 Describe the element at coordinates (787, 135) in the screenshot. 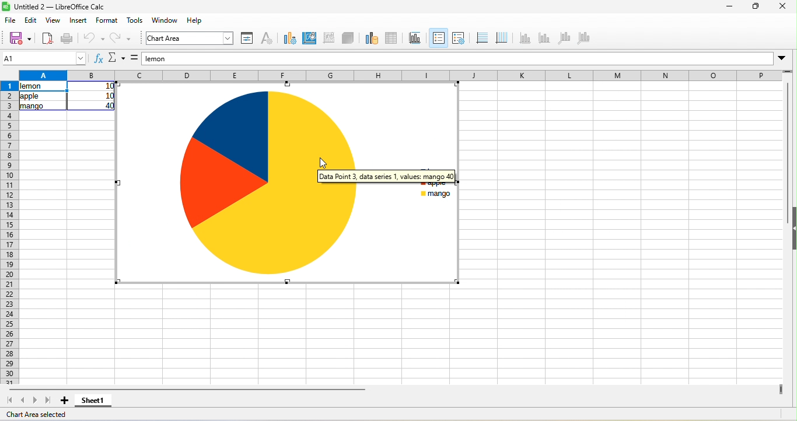

I see `vertical scroll bar` at that location.